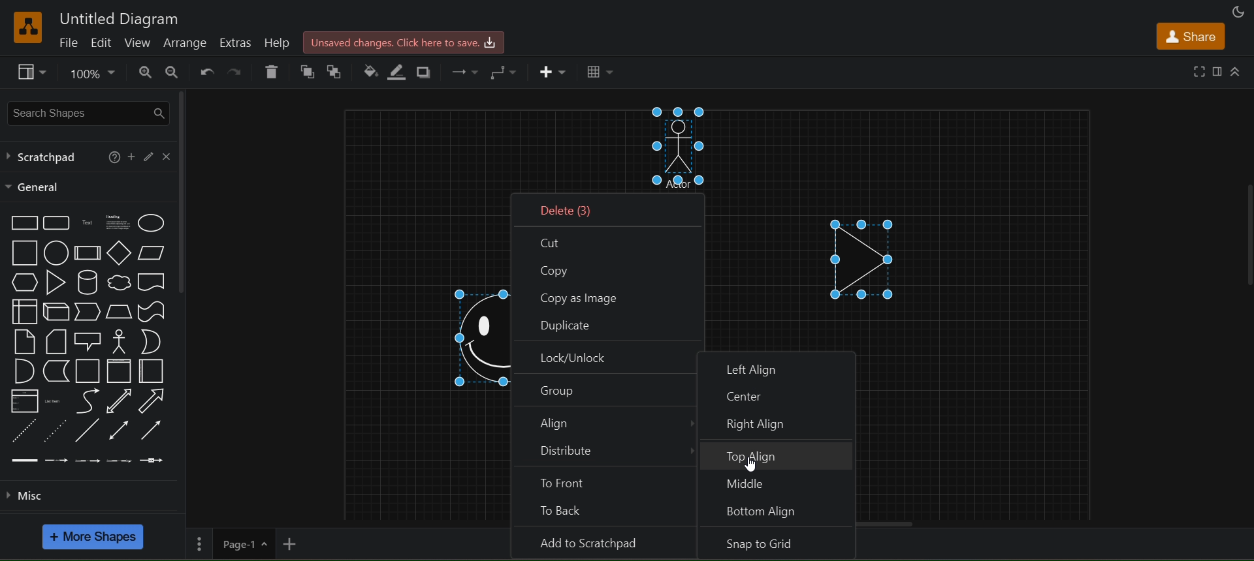 This screenshot has height=561, width=1254. What do you see at coordinates (229, 544) in the screenshot?
I see `page 1` at bounding box center [229, 544].